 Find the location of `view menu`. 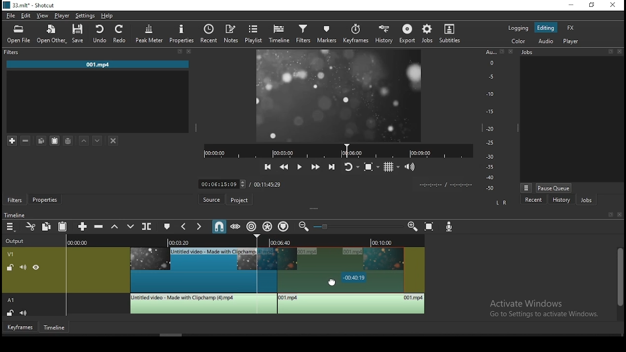

view menu is located at coordinates (526, 186).